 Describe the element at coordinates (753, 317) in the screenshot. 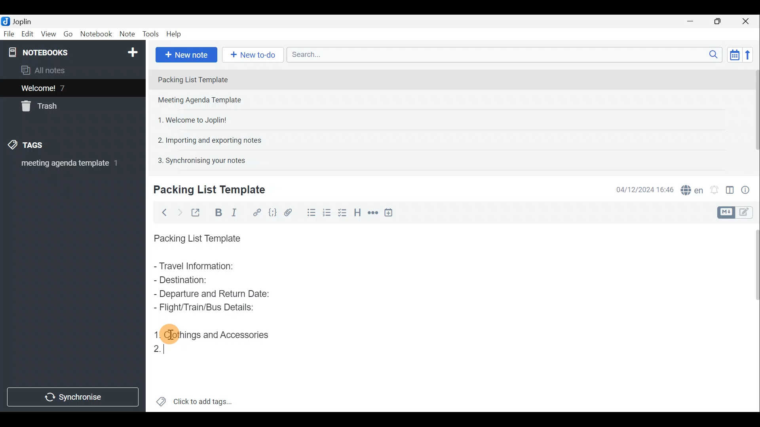

I see `Scroll bar` at that location.